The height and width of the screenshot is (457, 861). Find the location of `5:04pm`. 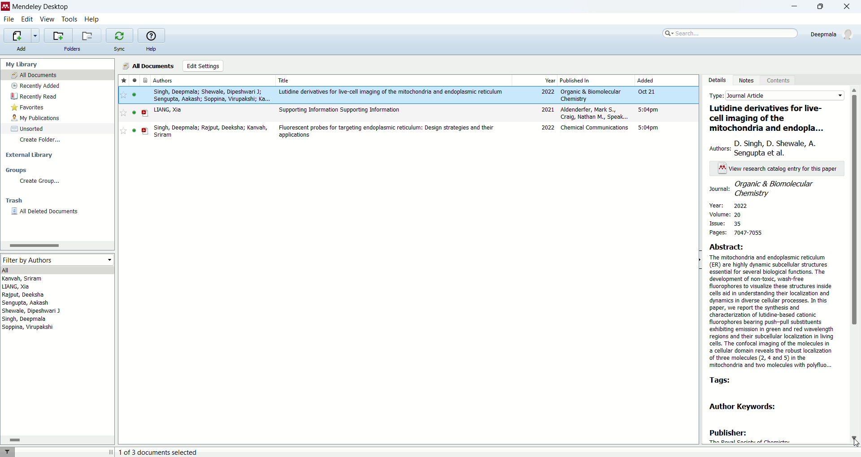

5:04pm is located at coordinates (648, 128).